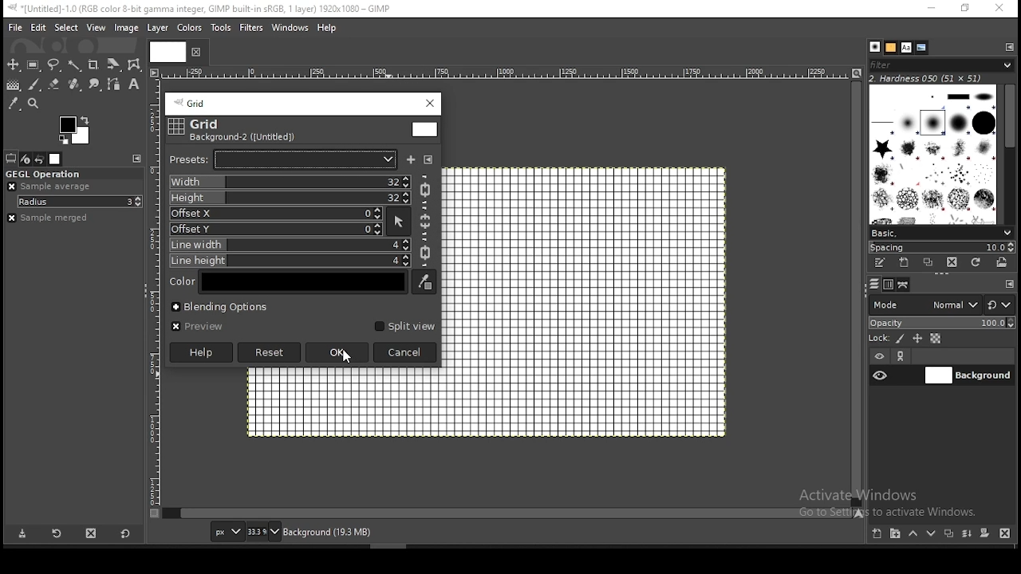  I want to click on create a new brush, so click(905, 263).